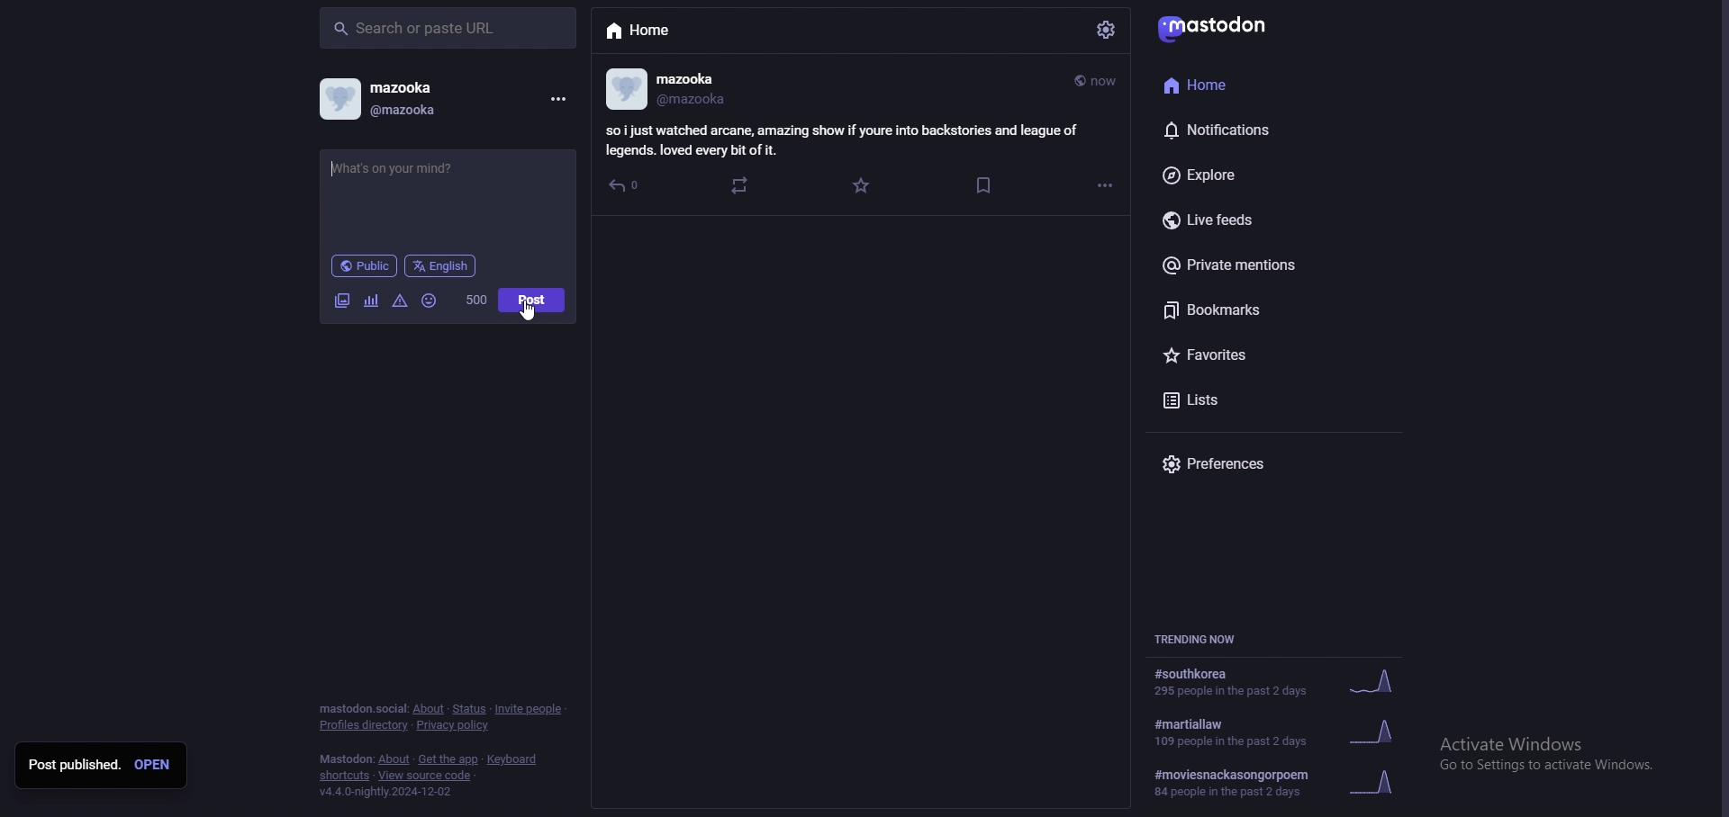  Describe the element at coordinates (1220, 26) in the screenshot. I see `mastodon` at that location.